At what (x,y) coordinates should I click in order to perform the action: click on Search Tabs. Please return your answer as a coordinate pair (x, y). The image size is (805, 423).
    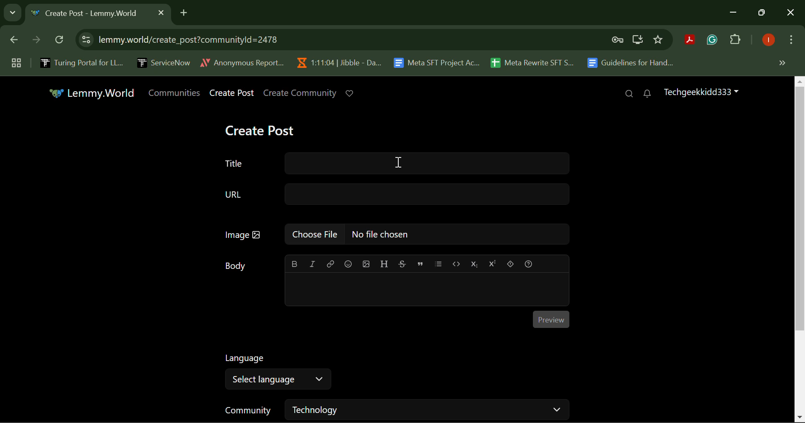
    Looking at the image, I should click on (10, 11).